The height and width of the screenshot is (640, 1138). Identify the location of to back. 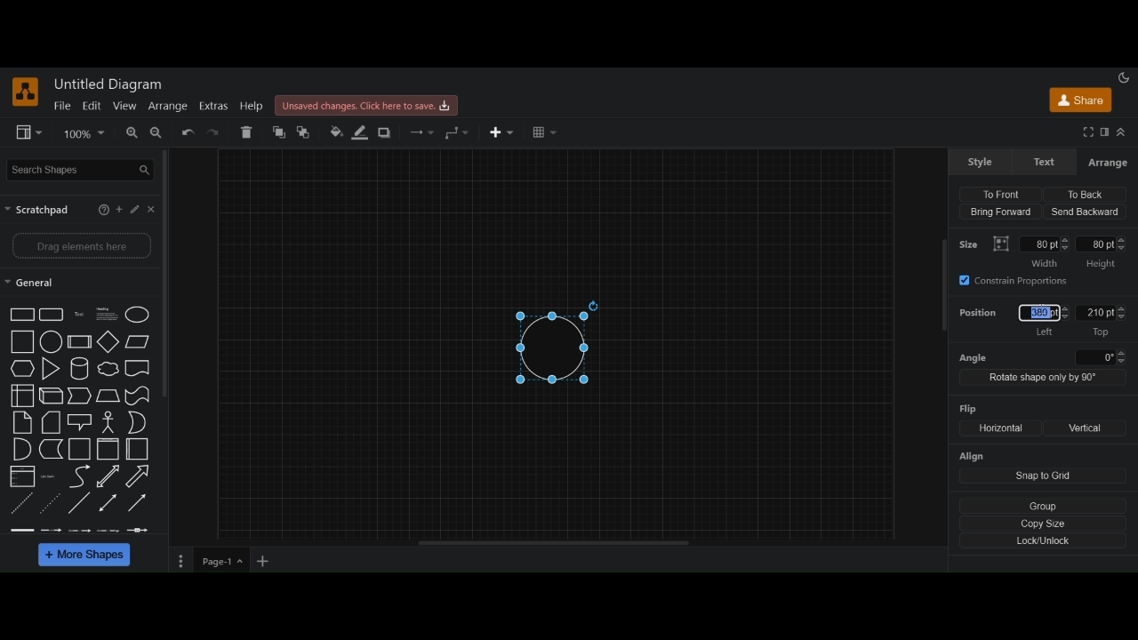
(1082, 193).